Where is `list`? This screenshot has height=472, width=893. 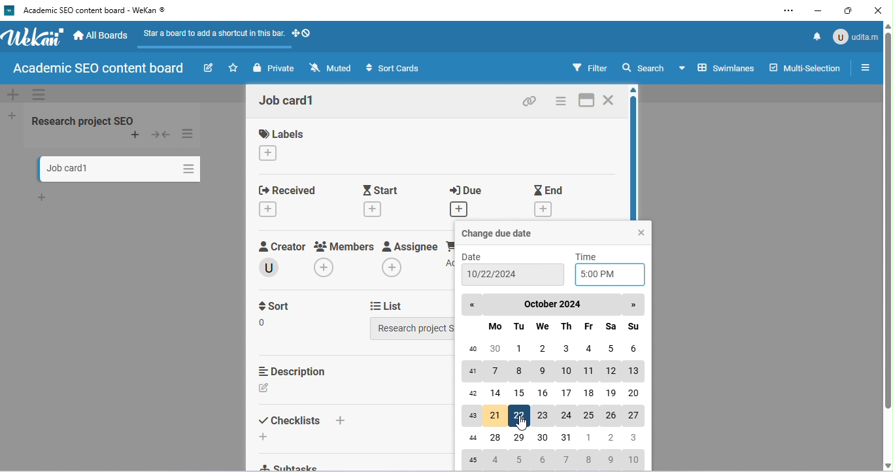 list is located at coordinates (390, 306).